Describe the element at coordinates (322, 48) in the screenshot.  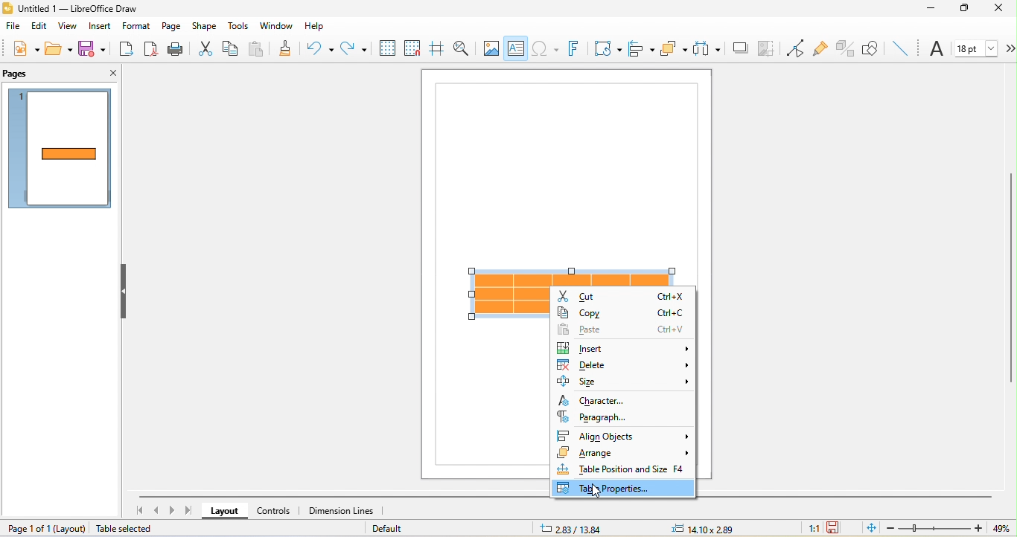
I see `undo` at that location.